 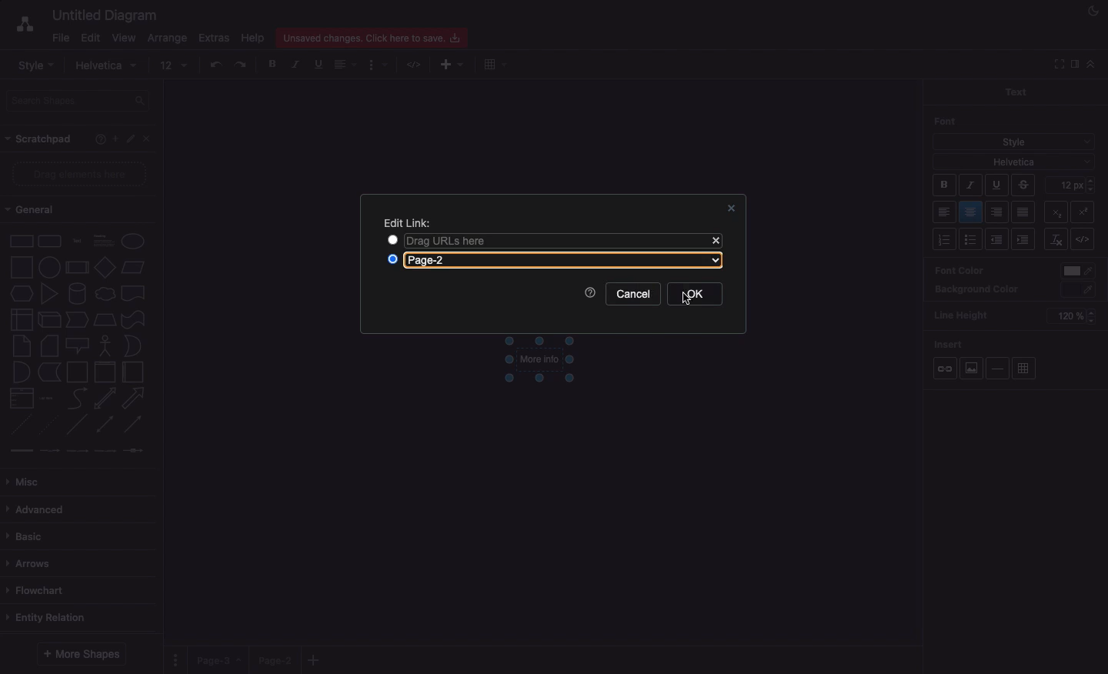 What do you see at coordinates (252, 38) in the screenshot?
I see `Help` at bounding box center [252, 38].